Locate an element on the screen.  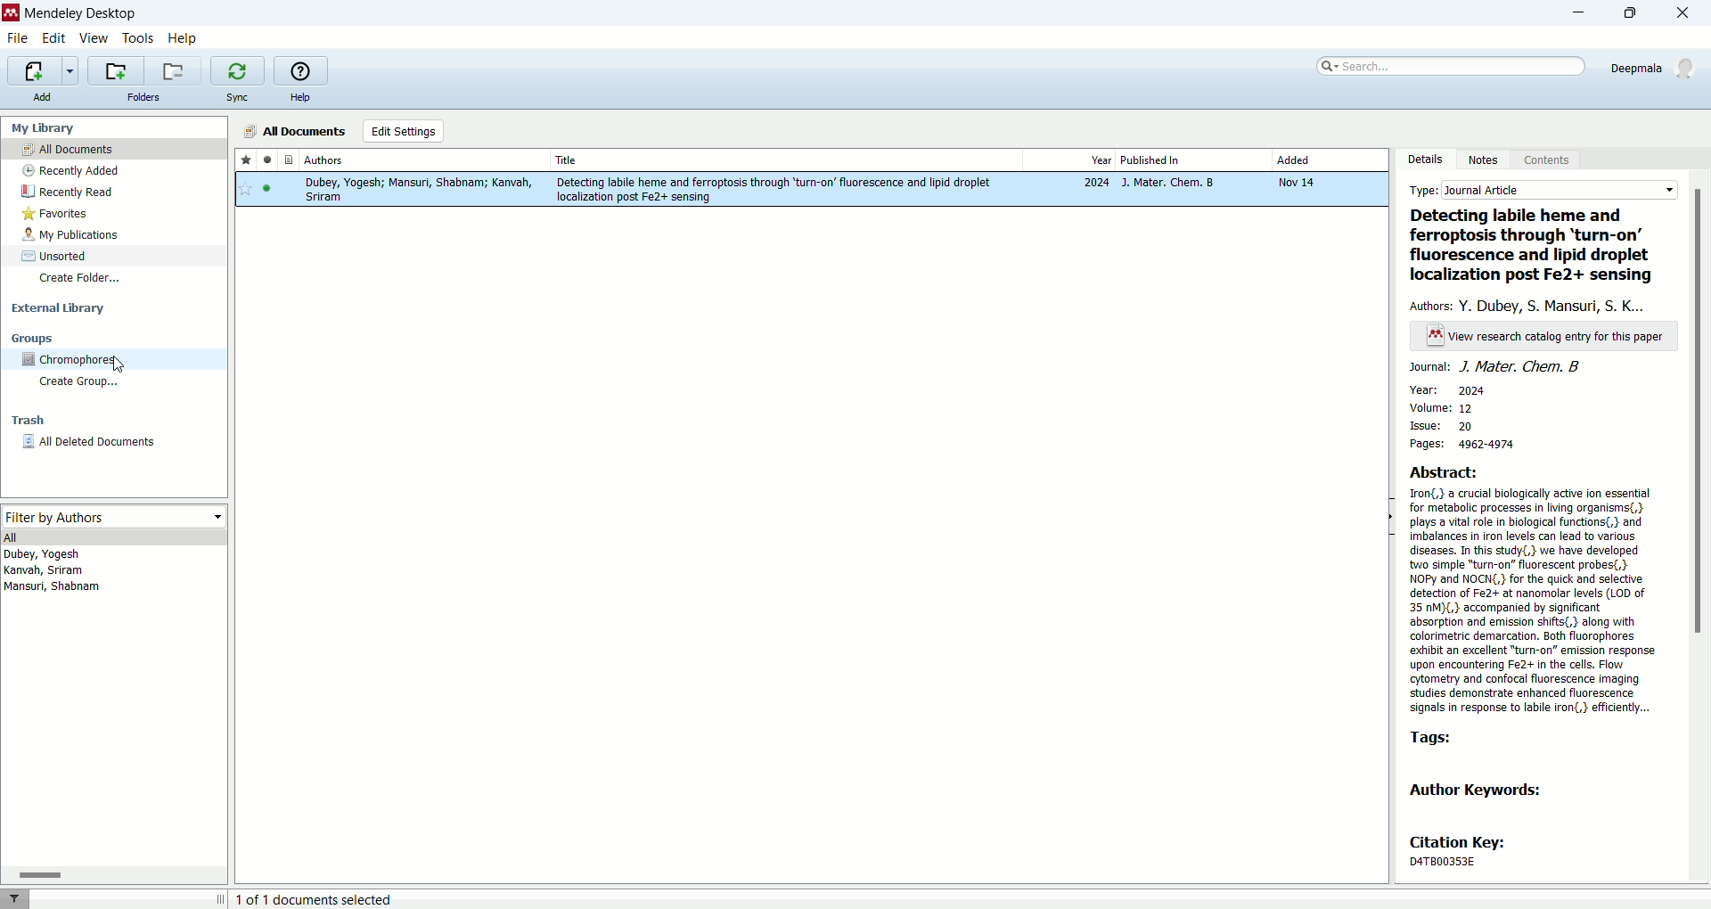
edit is located at coordinates (55, 37).